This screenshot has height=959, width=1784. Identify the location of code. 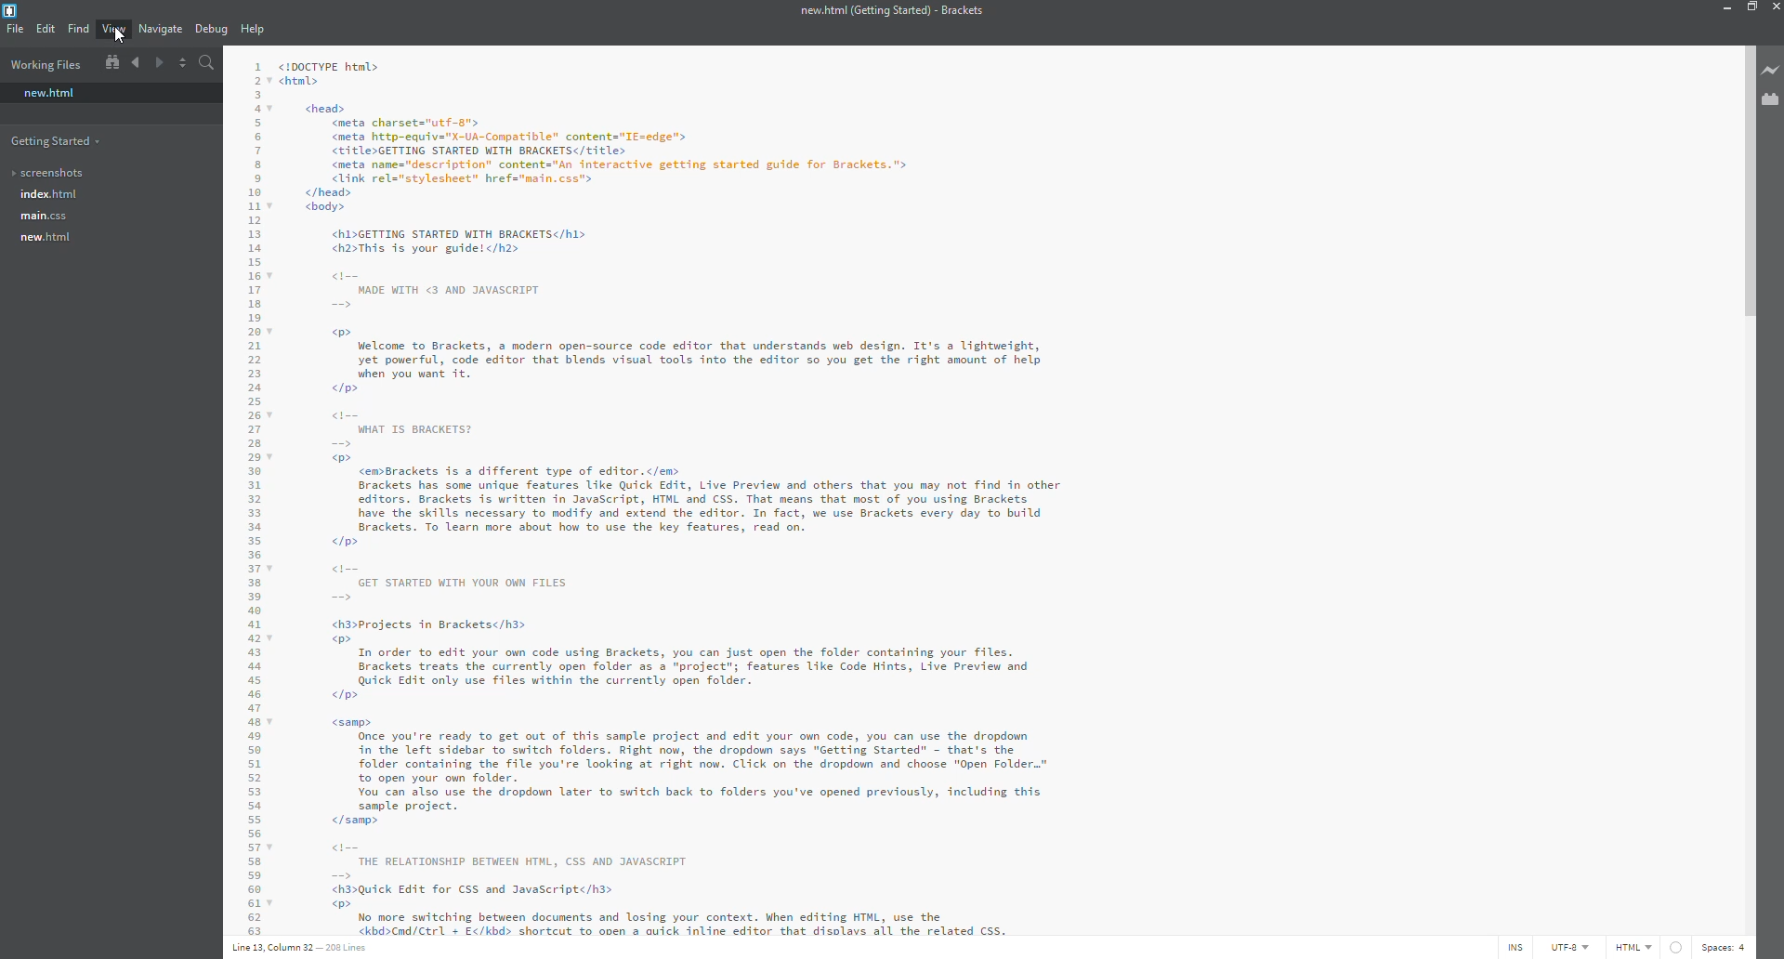
(858, 492).